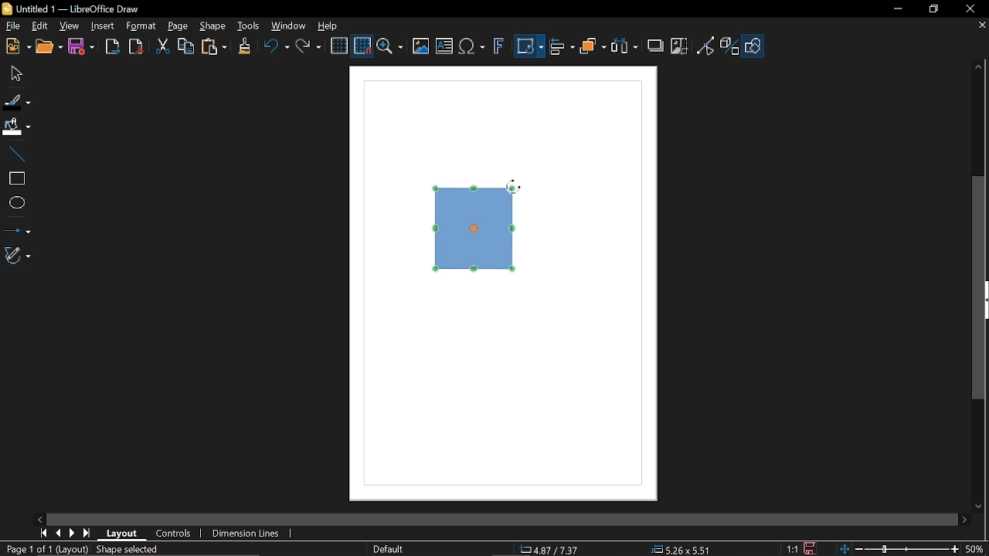 The height and width of the screenshot is (556, 989). What do you see at coordinates (593, 48) in the screenshot?
I see `Arrange` at bounding box center [593, 48].